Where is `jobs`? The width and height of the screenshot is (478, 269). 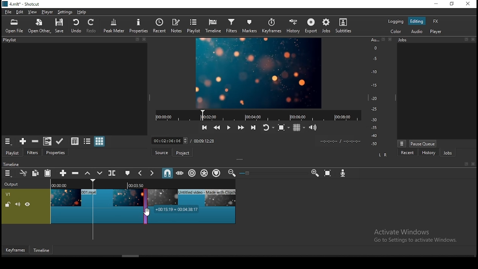
jobs is located at coordinates (448, 153).